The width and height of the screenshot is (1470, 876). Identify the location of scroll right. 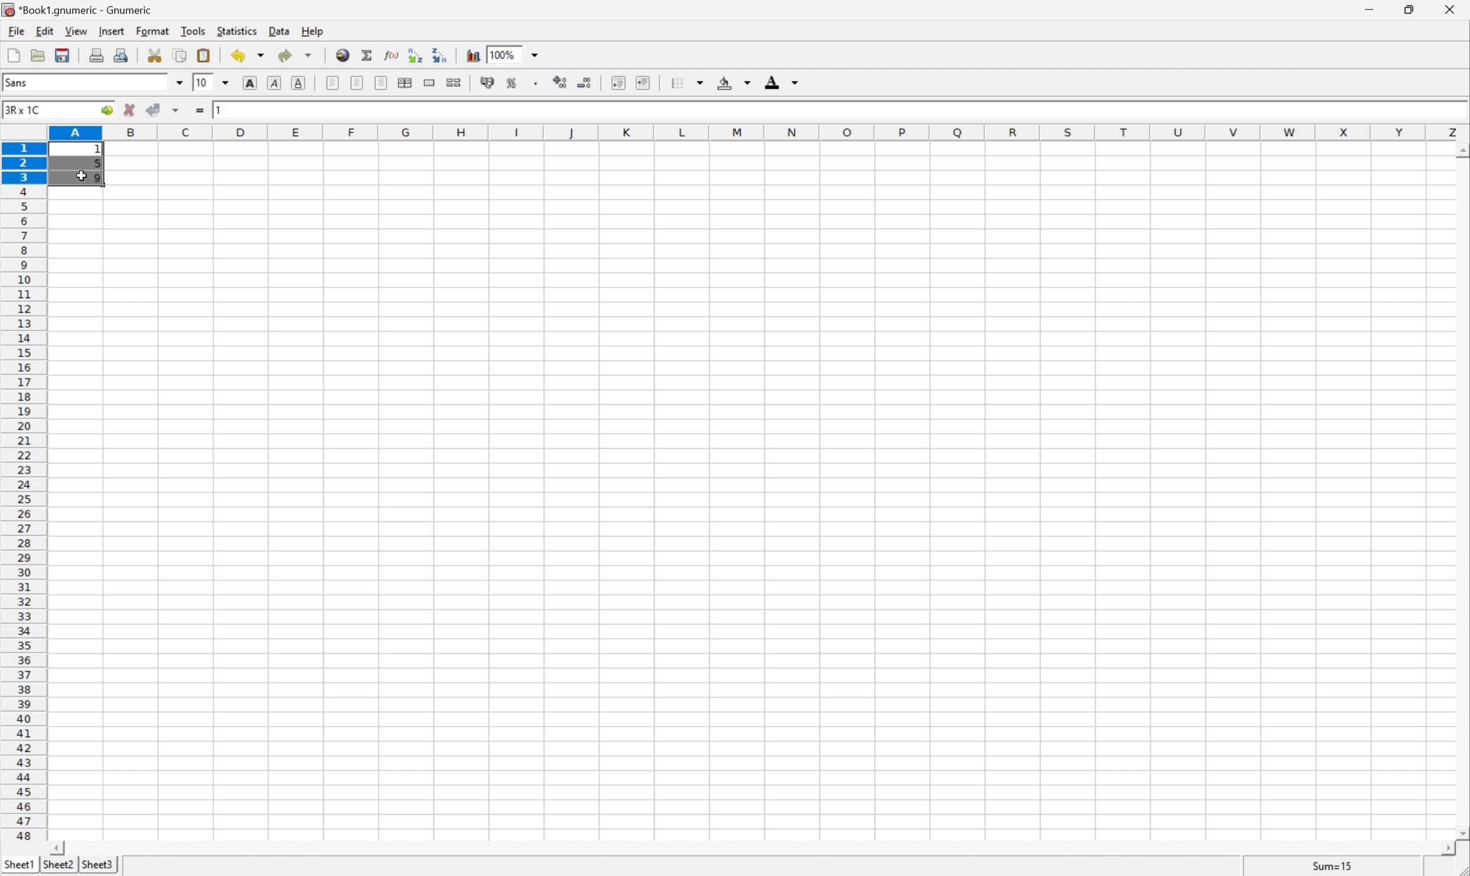
(1447, 849).